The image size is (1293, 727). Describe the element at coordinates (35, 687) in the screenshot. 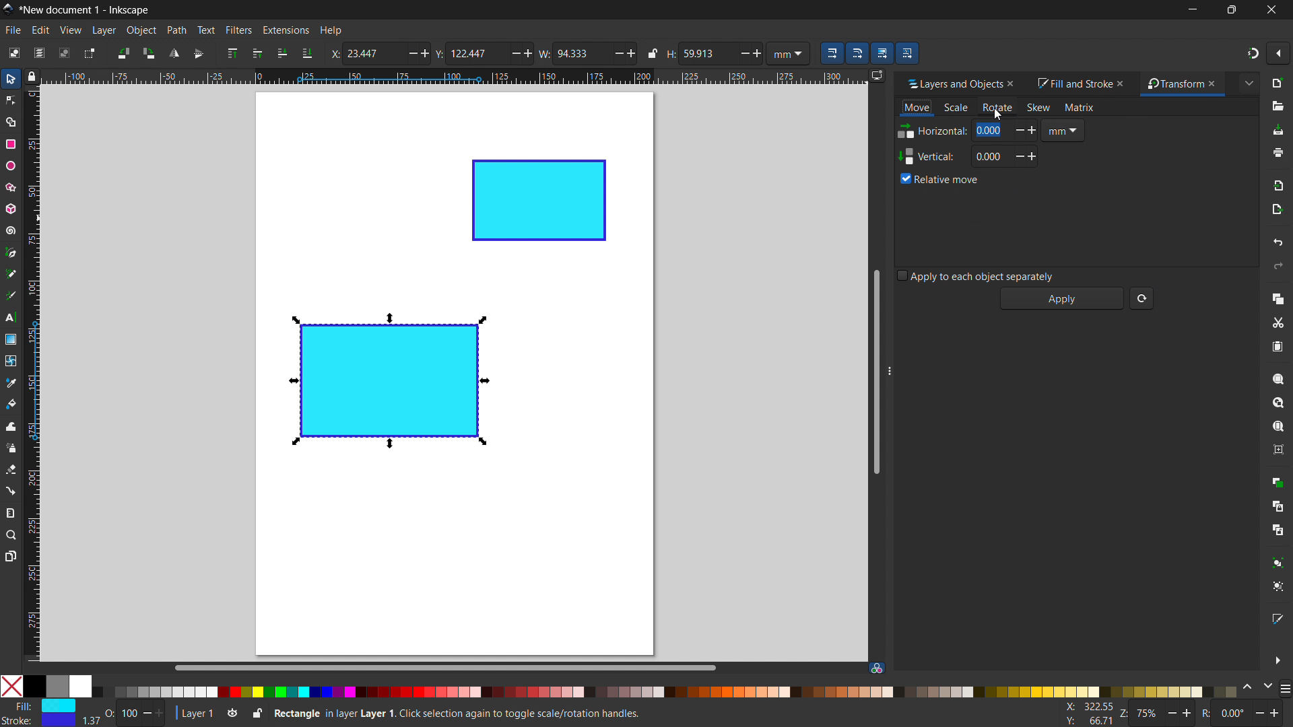

I see `Solid Black` at that location.